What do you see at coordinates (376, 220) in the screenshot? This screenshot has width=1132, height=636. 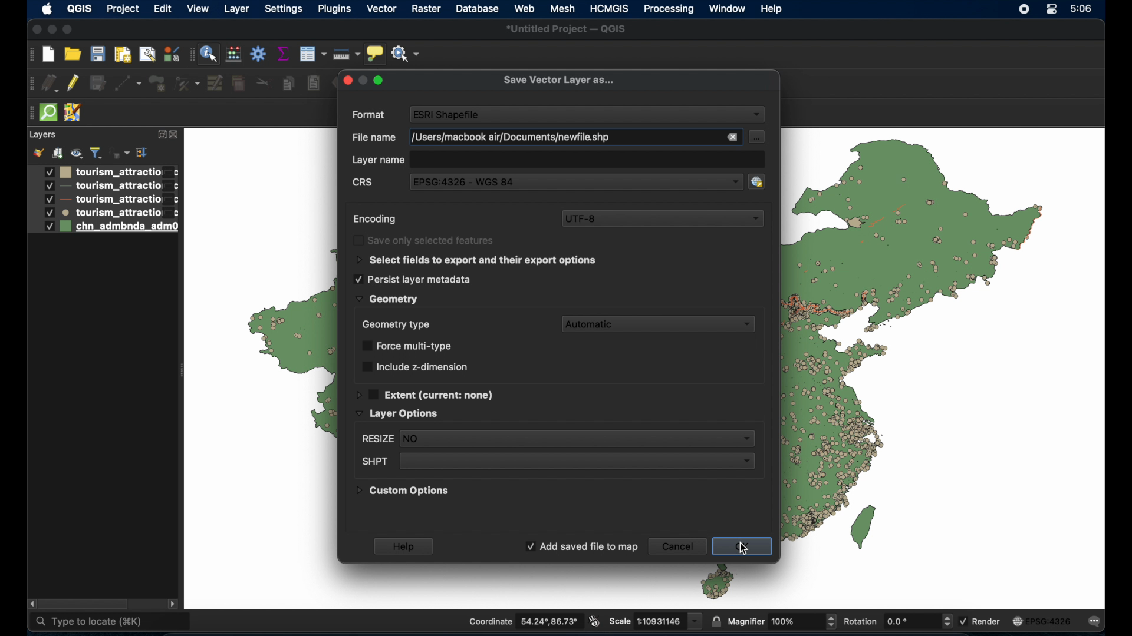 I see `encoding` at bounding box center [376, 220].